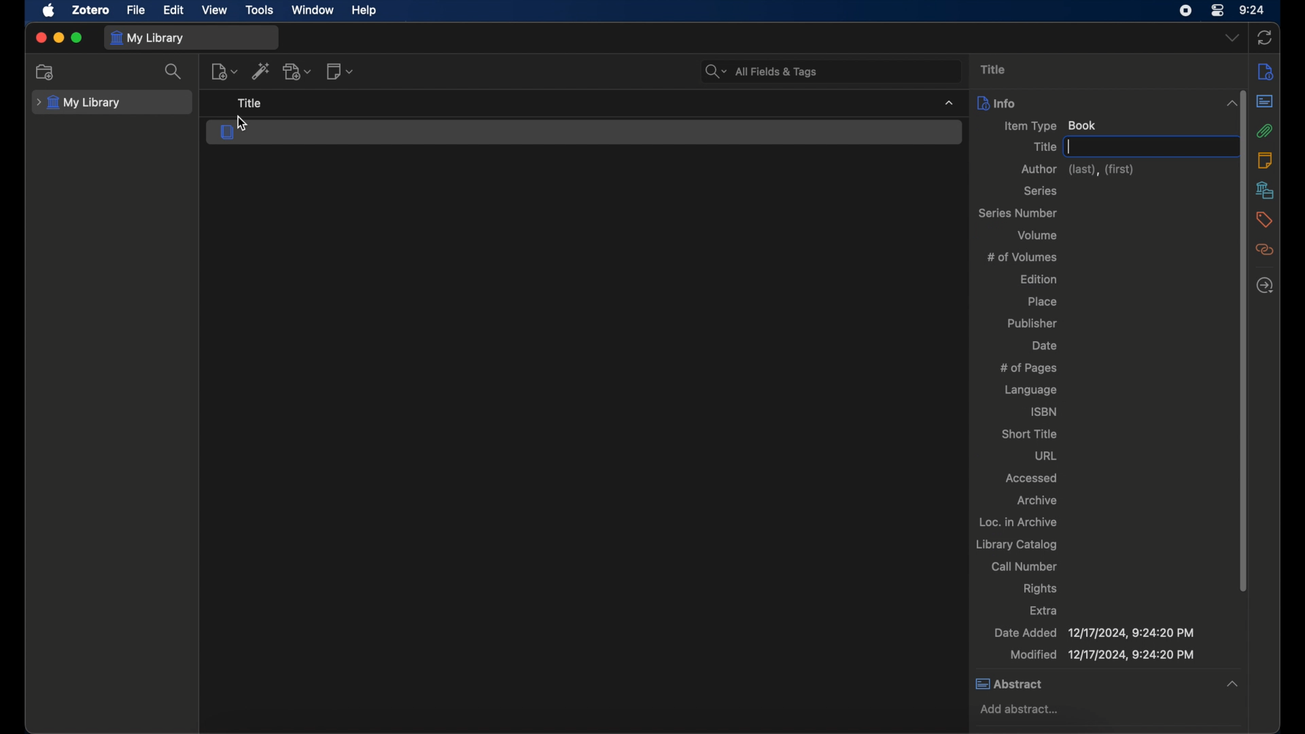 The image size is (1305, 734). Describe the element at coordinates (1093, 633) in the screenshot. I see `date added` at that location.